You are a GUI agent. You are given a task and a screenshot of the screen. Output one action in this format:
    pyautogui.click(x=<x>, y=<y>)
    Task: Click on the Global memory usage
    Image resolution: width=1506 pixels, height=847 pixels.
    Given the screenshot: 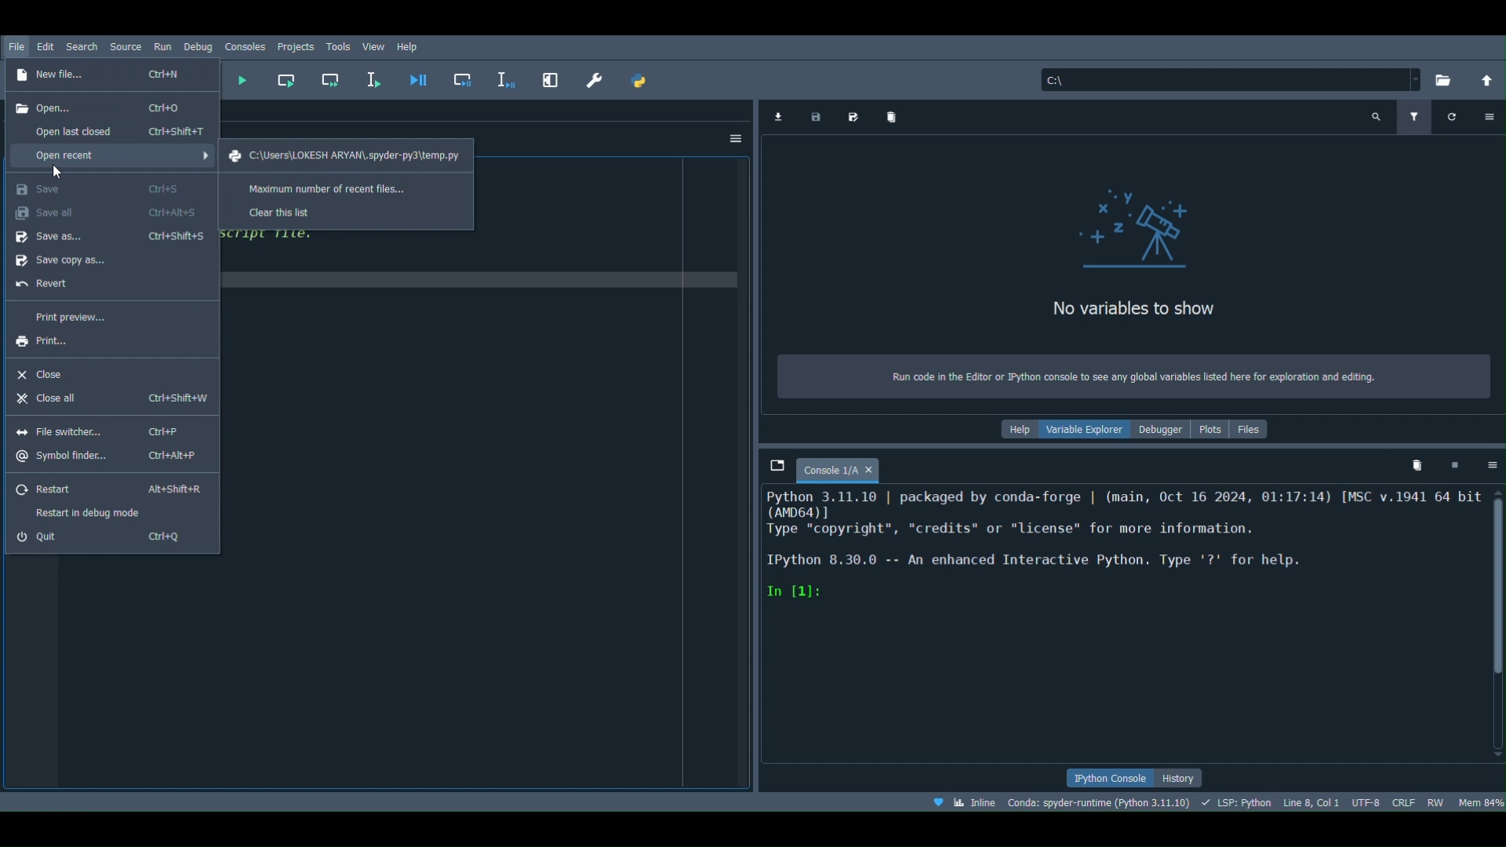 What is the action you would take?
    pyautogui.click(x=1482, y=802)
    